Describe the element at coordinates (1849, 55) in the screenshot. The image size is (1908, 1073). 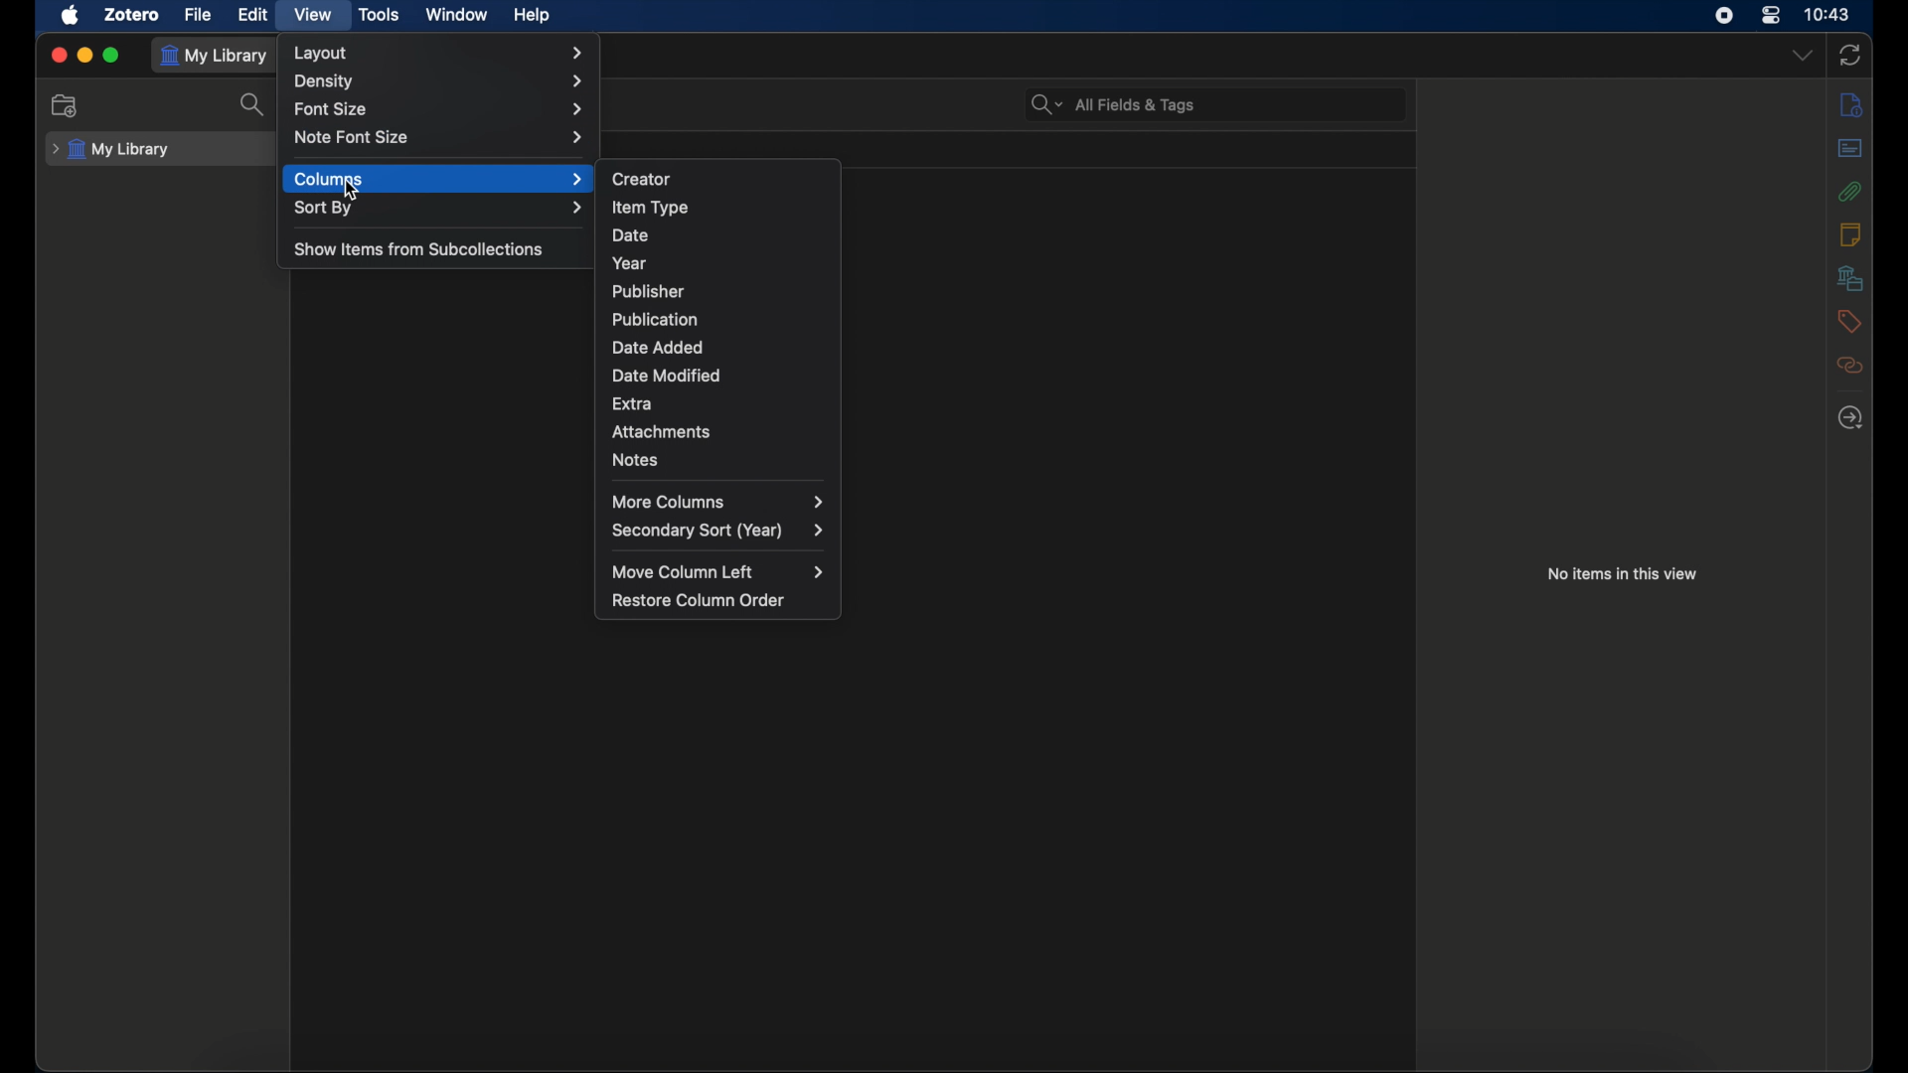
I see `sync` at that location.